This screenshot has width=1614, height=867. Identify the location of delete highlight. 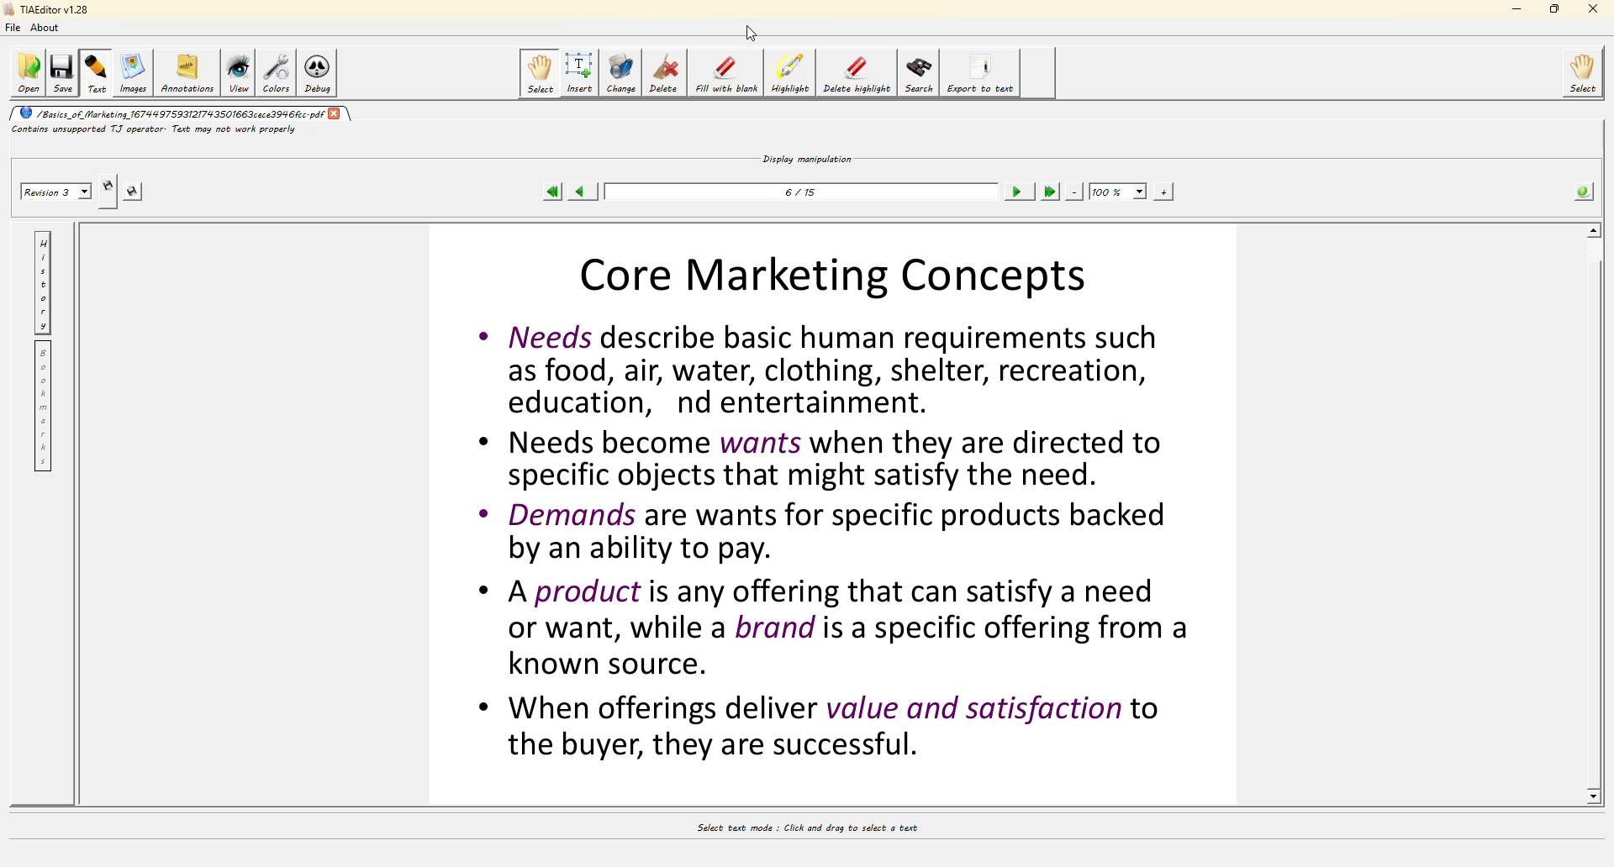
(854, 71).